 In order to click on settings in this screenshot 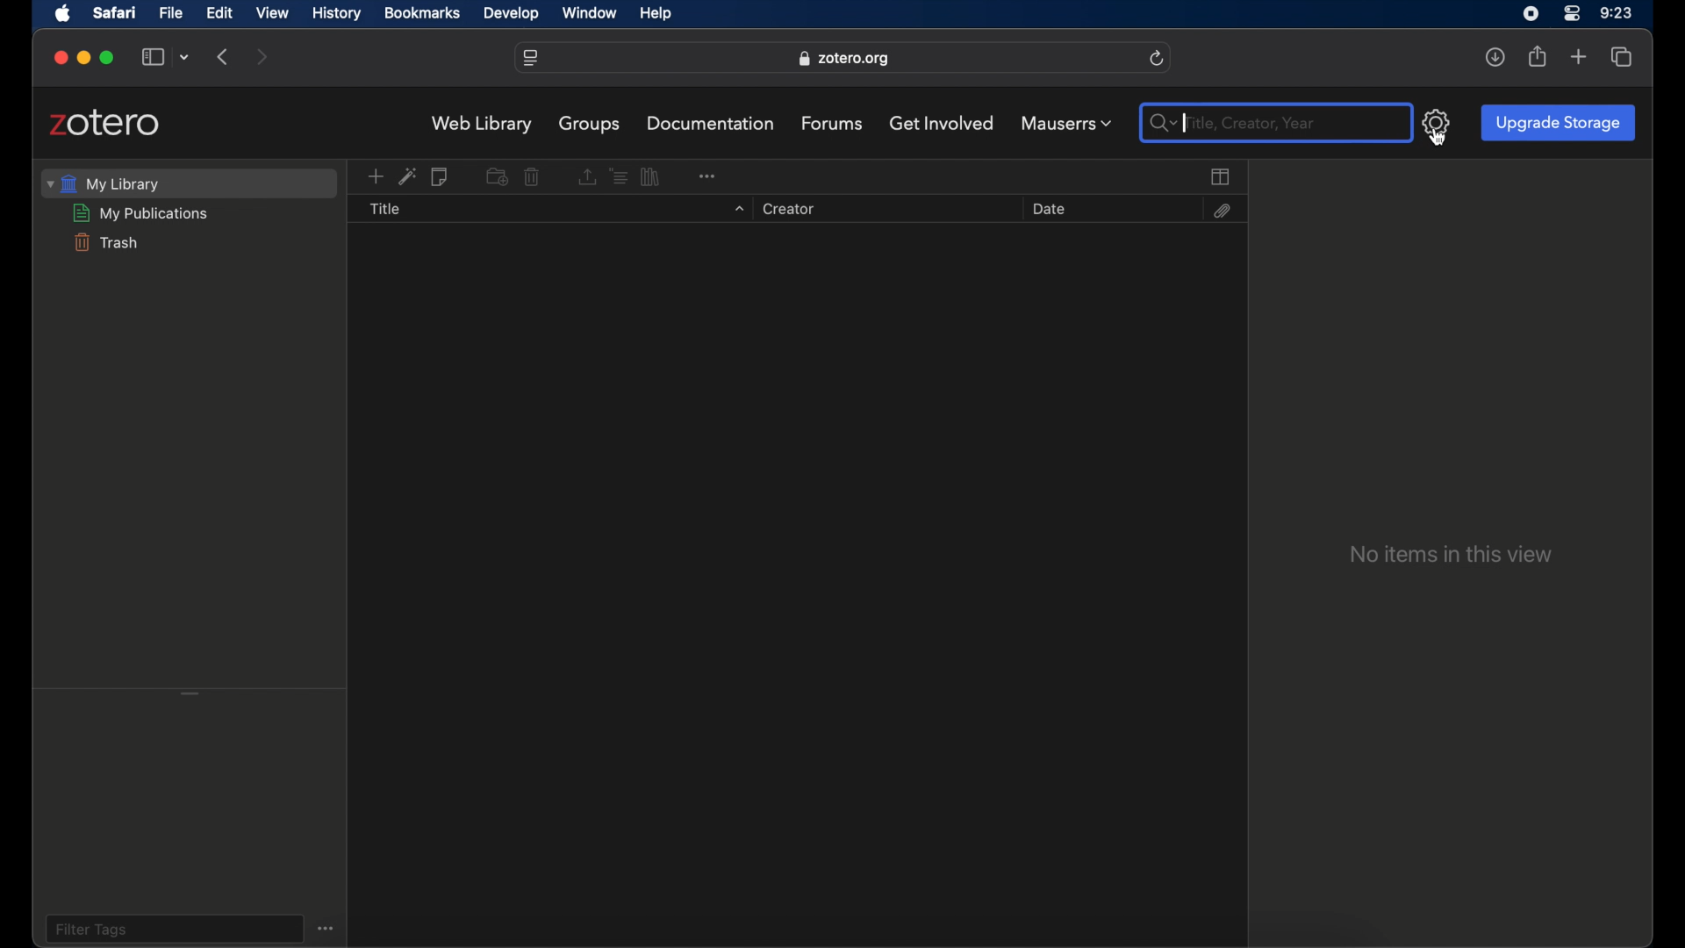, I will do `click(1438, 122)`.